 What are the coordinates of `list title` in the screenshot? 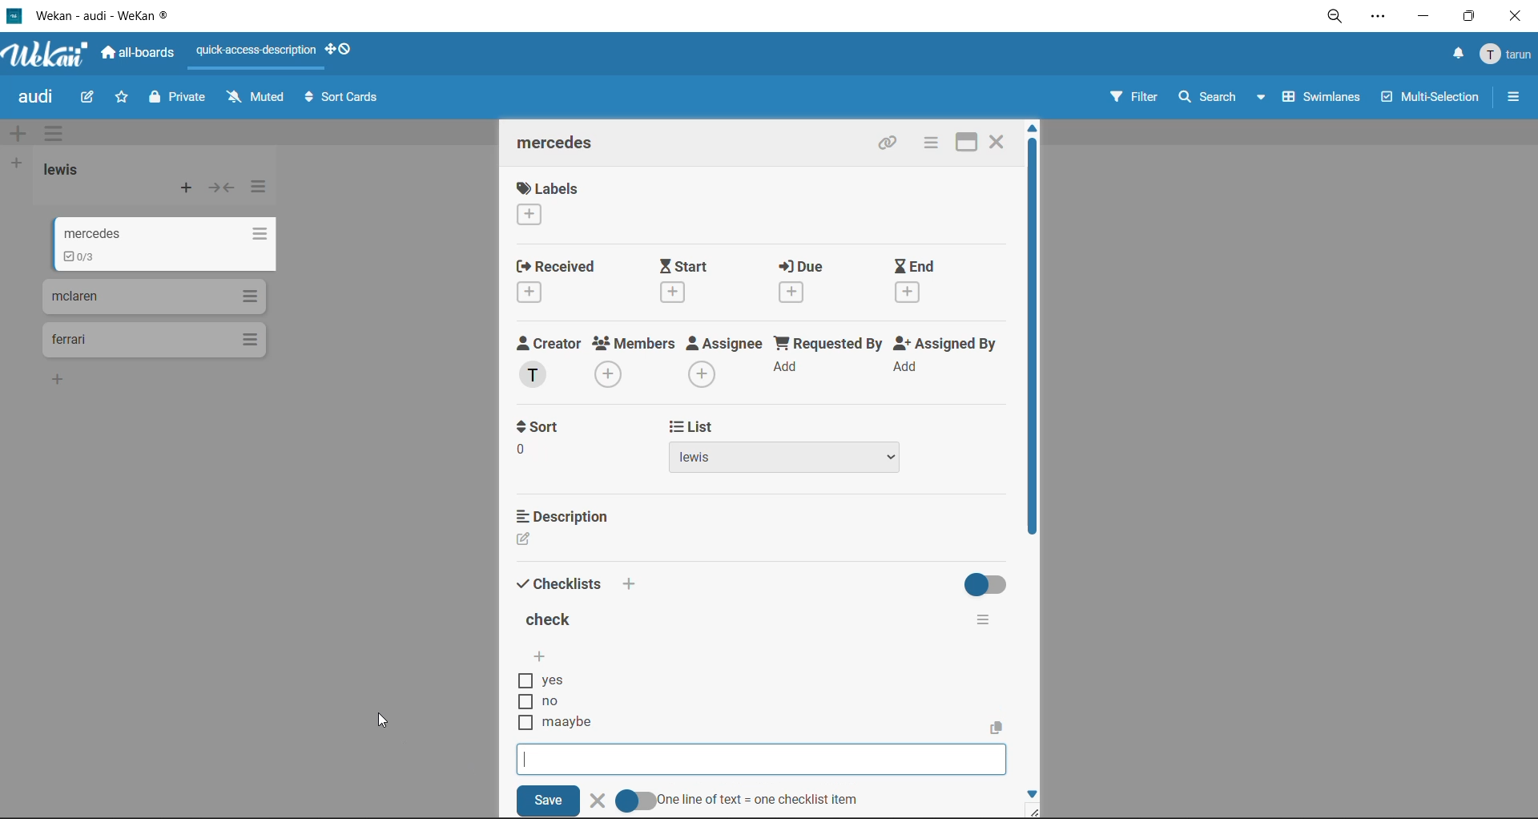 It's located at (66, 171).